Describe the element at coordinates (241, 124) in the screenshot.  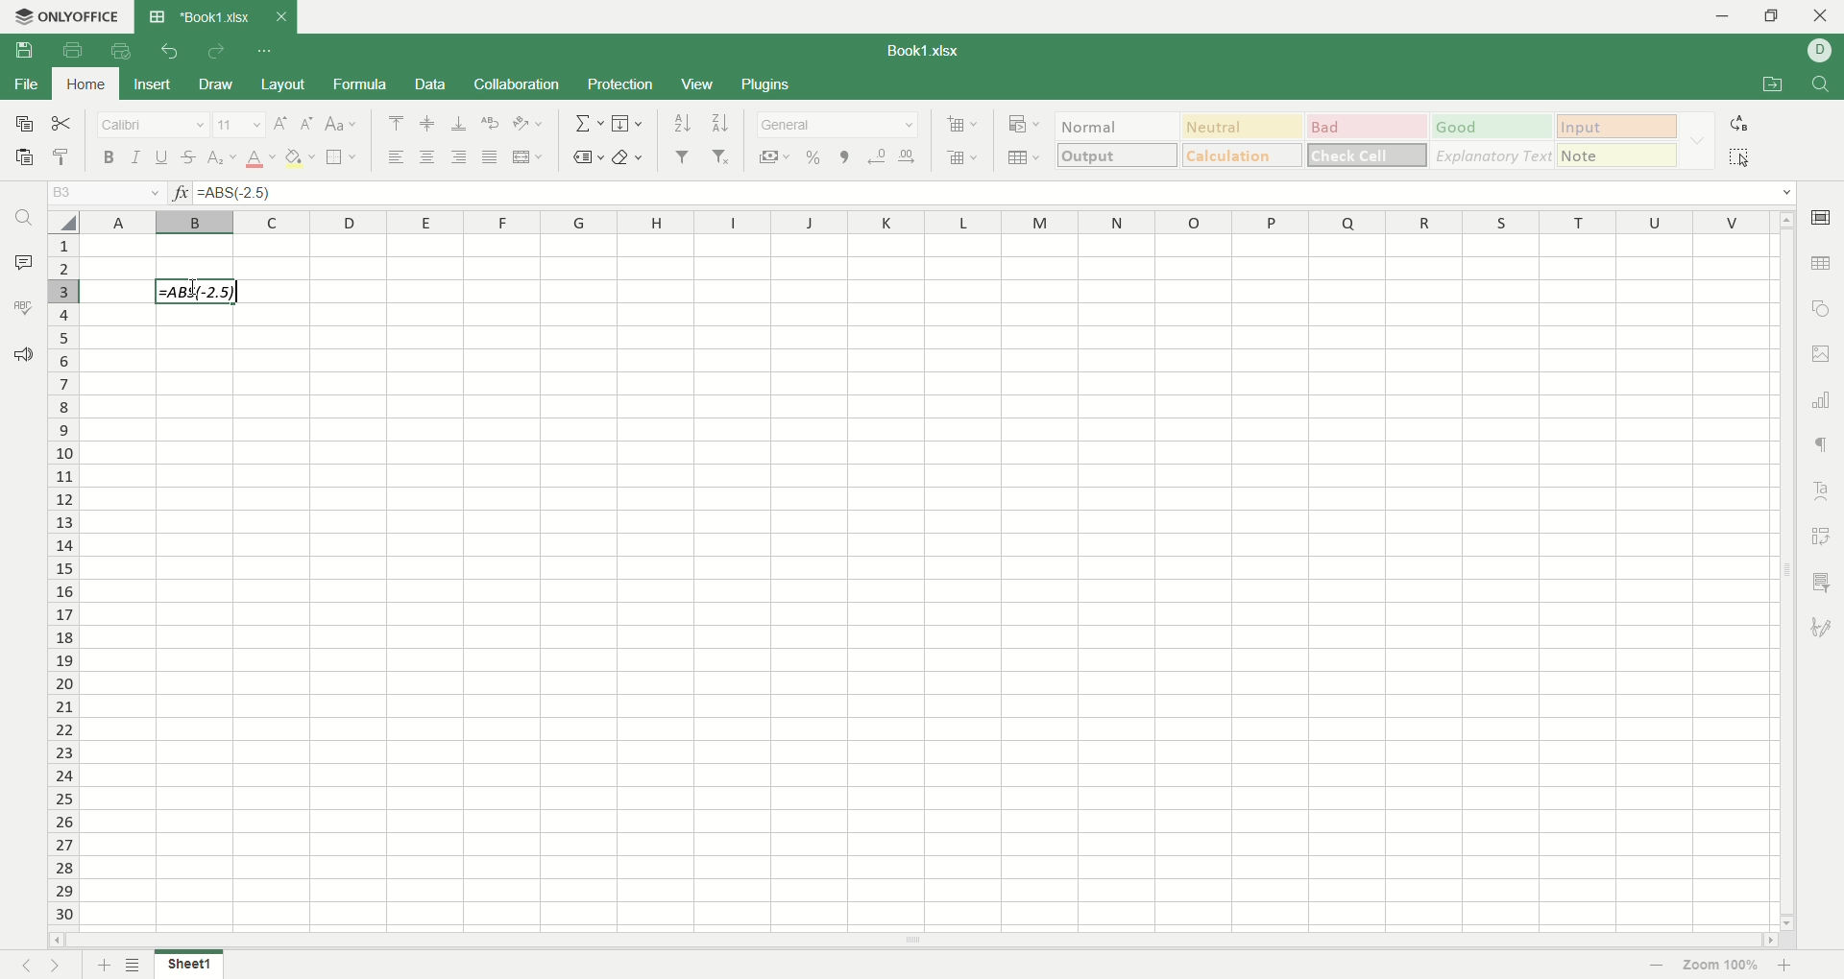
I see `font size` at that location.